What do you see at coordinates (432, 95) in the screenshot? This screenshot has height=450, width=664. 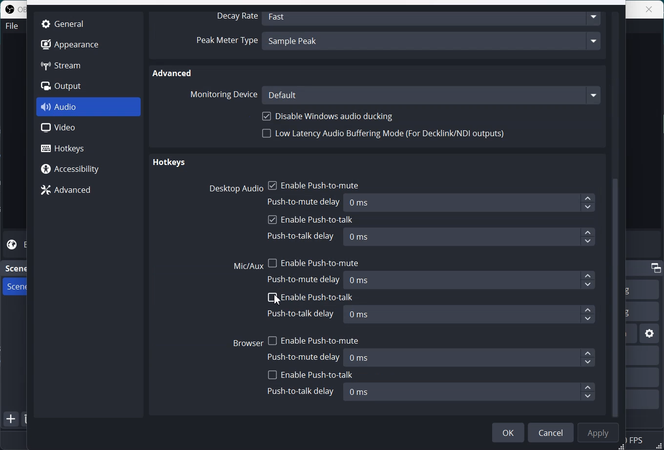 I see `Default` at bounding box center [432, 95].